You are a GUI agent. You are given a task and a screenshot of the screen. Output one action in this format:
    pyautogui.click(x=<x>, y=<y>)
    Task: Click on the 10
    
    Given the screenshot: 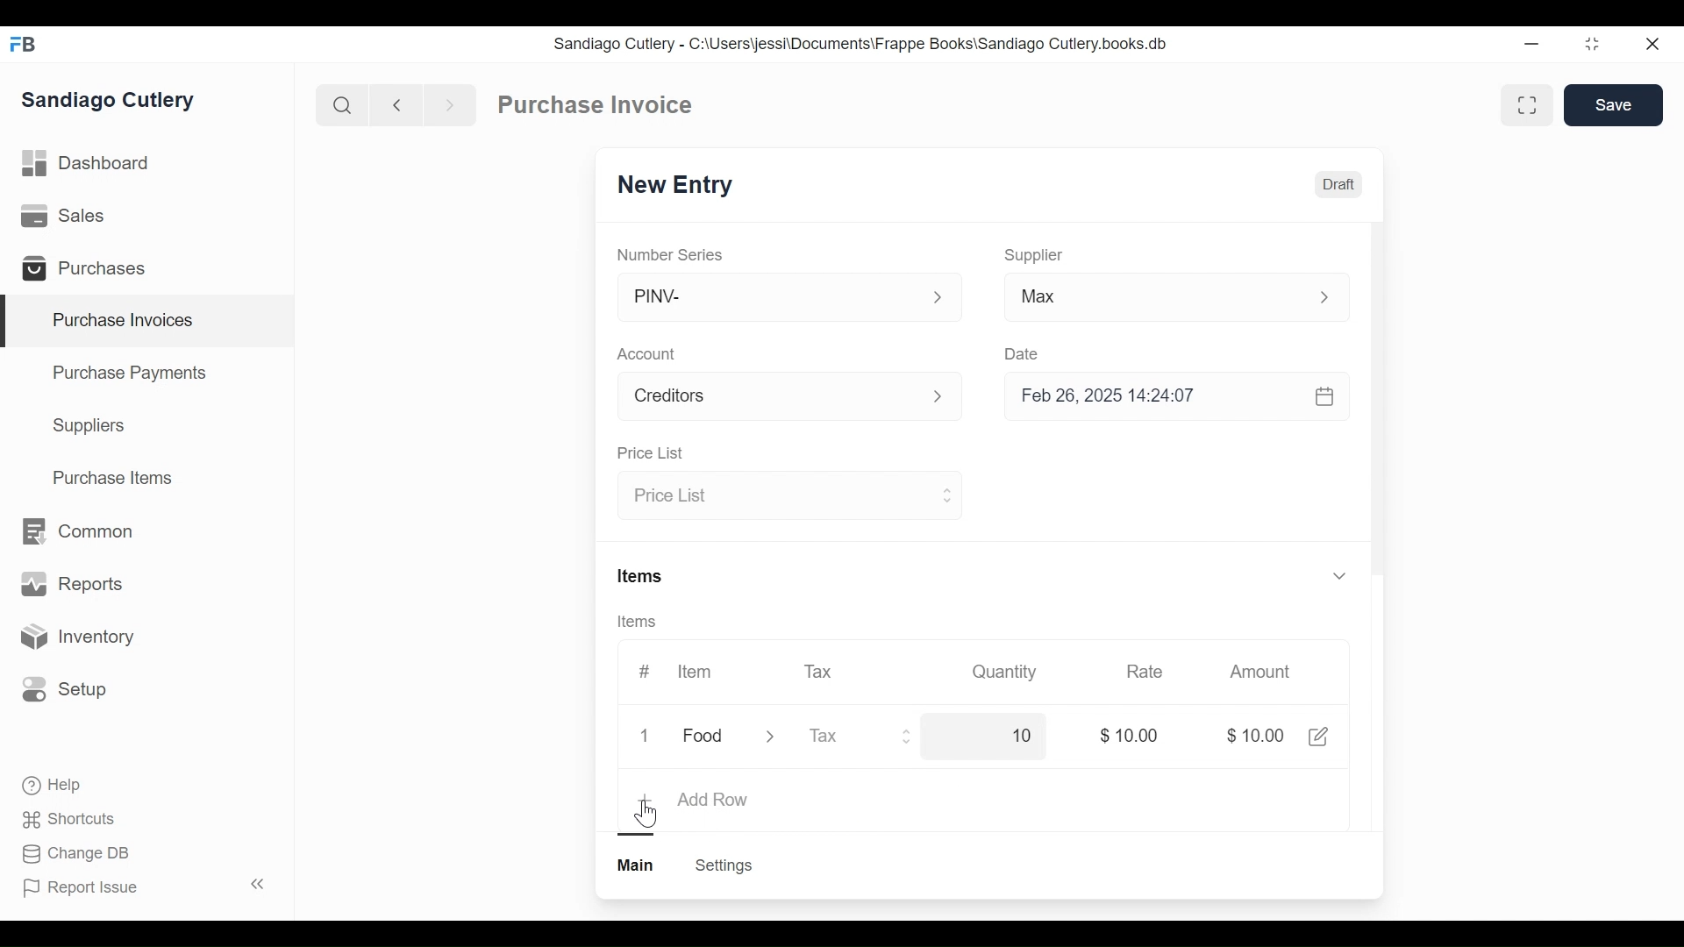 What is the action you would take?
    pyautogui.click(x=1433, y=1083)
    